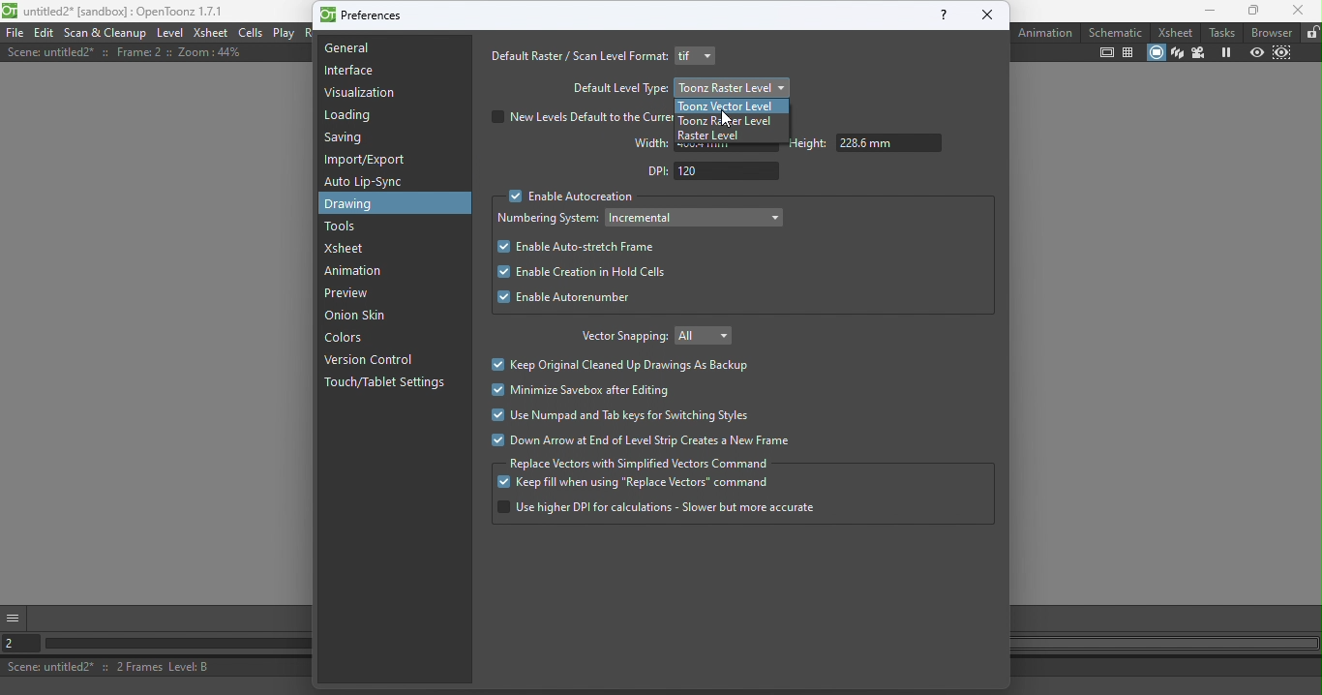 The width and height of the screenshot is (1322, 695). Describe the element at coordinates (576, 274) in the screenshot. I see `Enable creation in hold cells ` at that location.